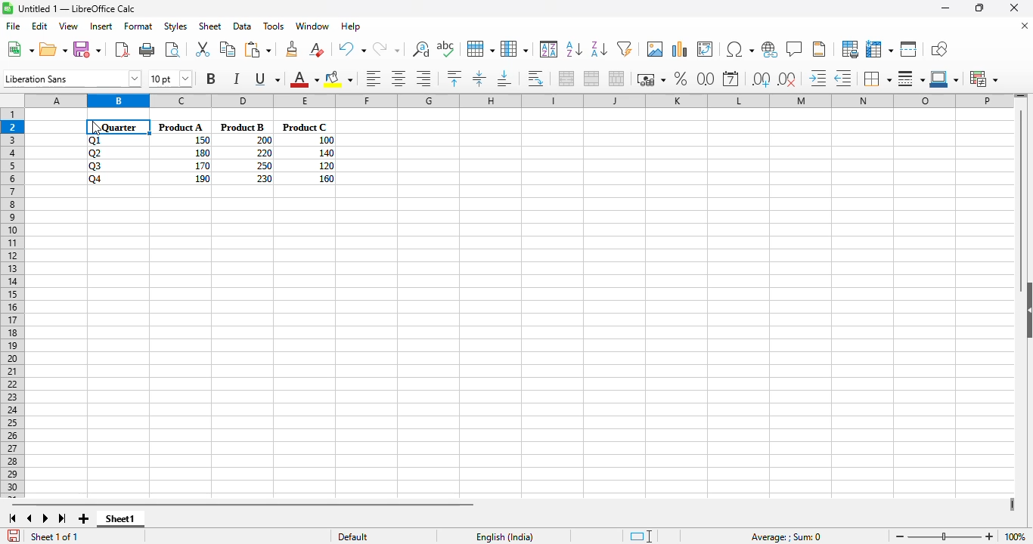  What do you see at coordinates (706, 79) in the screenshot?
I see `format as number` at bounding box center [706, 79].